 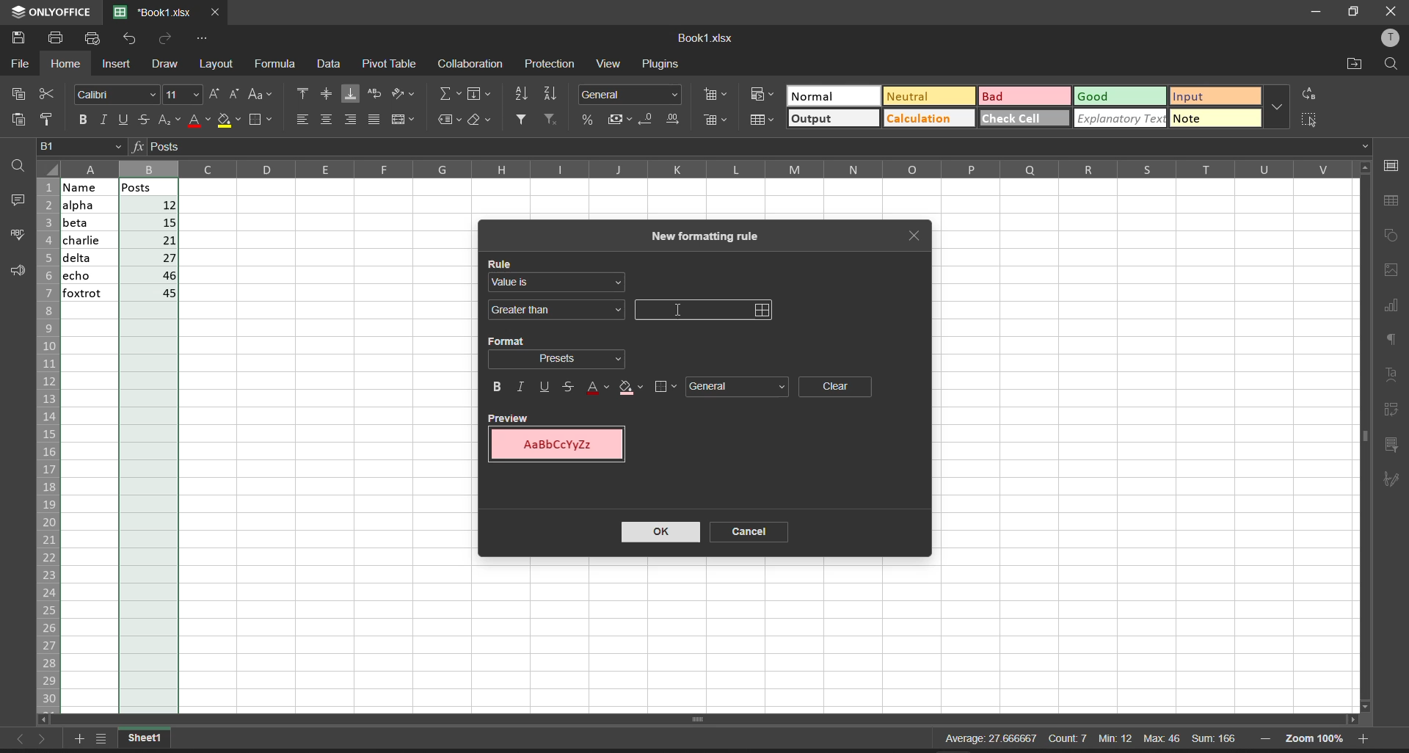 I want to click on font color, so click(x=197, y=122).